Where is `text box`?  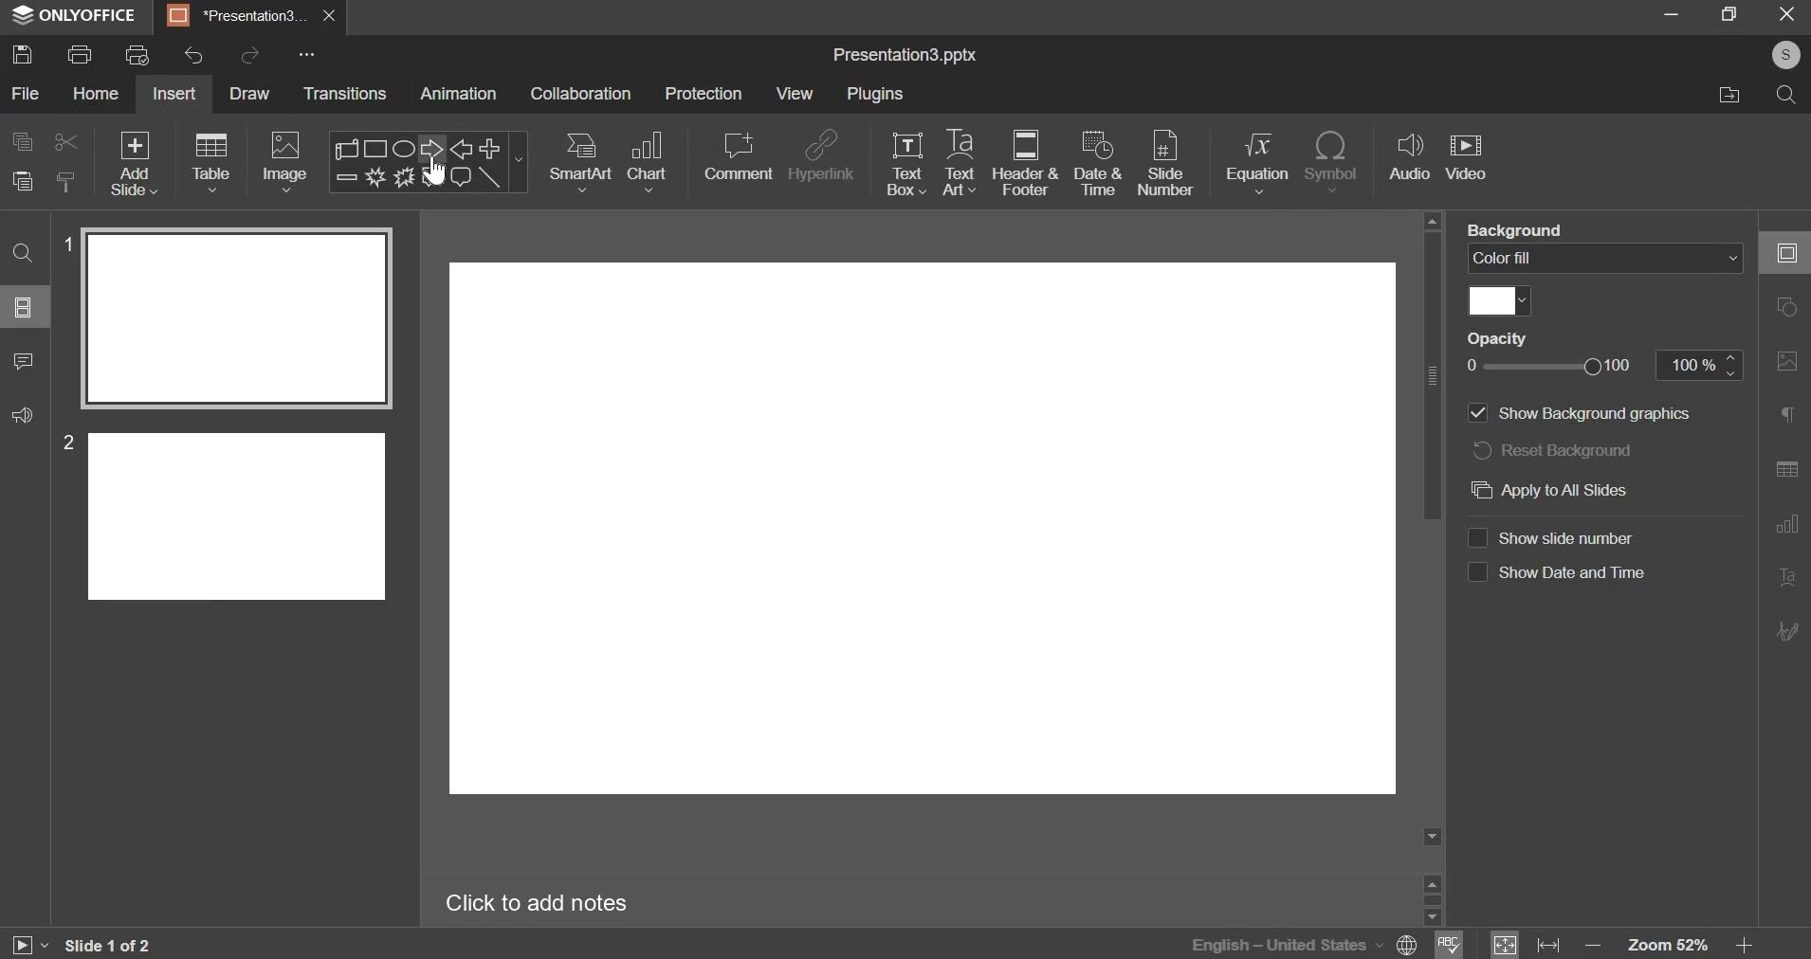 text box is located at coordinates (906, 164).